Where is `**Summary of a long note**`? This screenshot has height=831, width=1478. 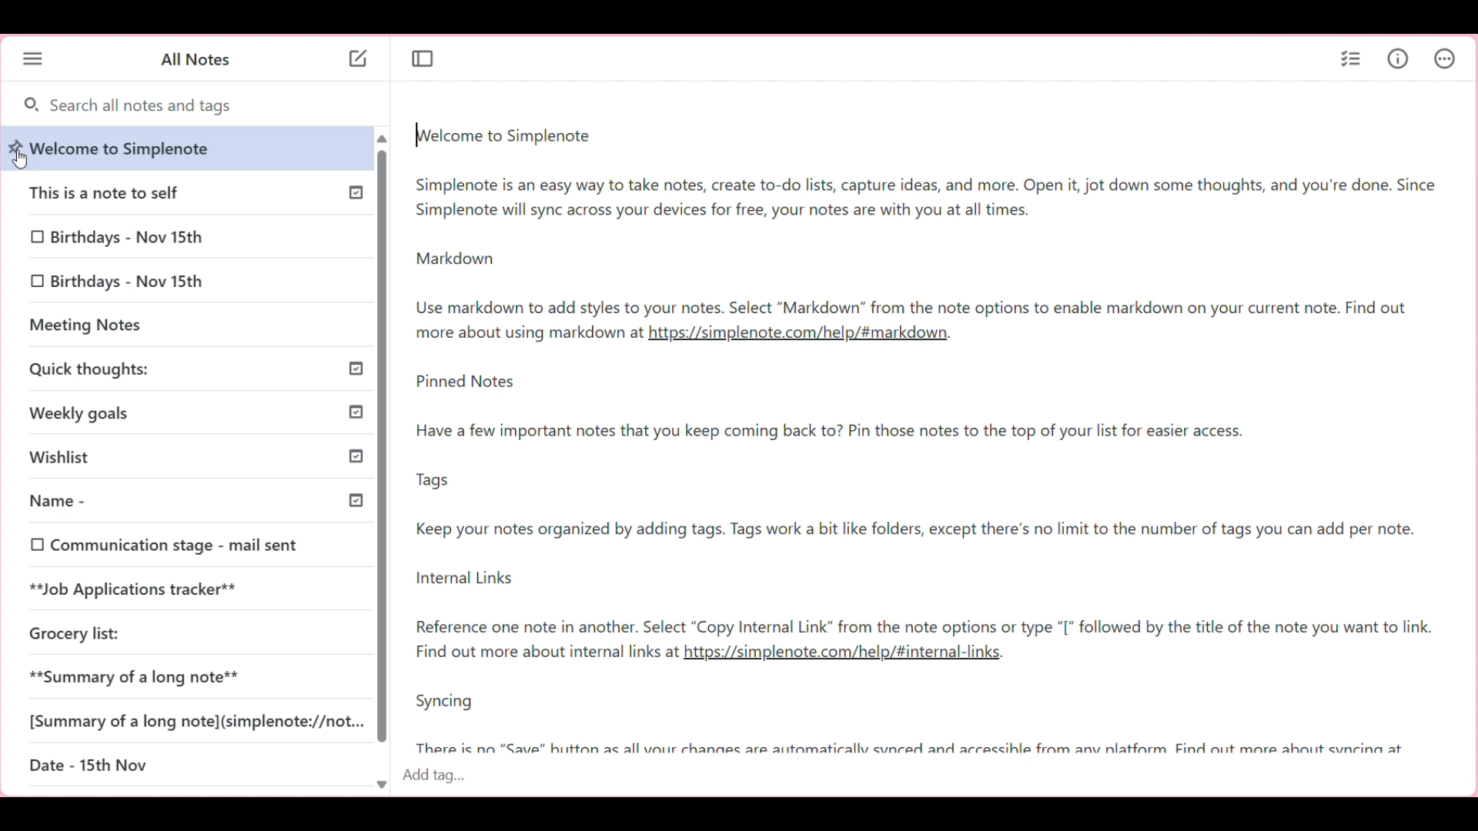
**Summary of a long note** is located at coordinates (147, 676).